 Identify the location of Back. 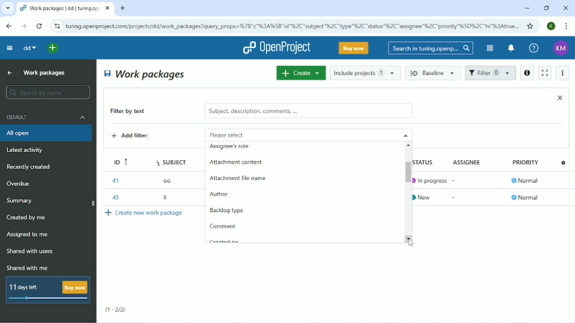
(8, 26).